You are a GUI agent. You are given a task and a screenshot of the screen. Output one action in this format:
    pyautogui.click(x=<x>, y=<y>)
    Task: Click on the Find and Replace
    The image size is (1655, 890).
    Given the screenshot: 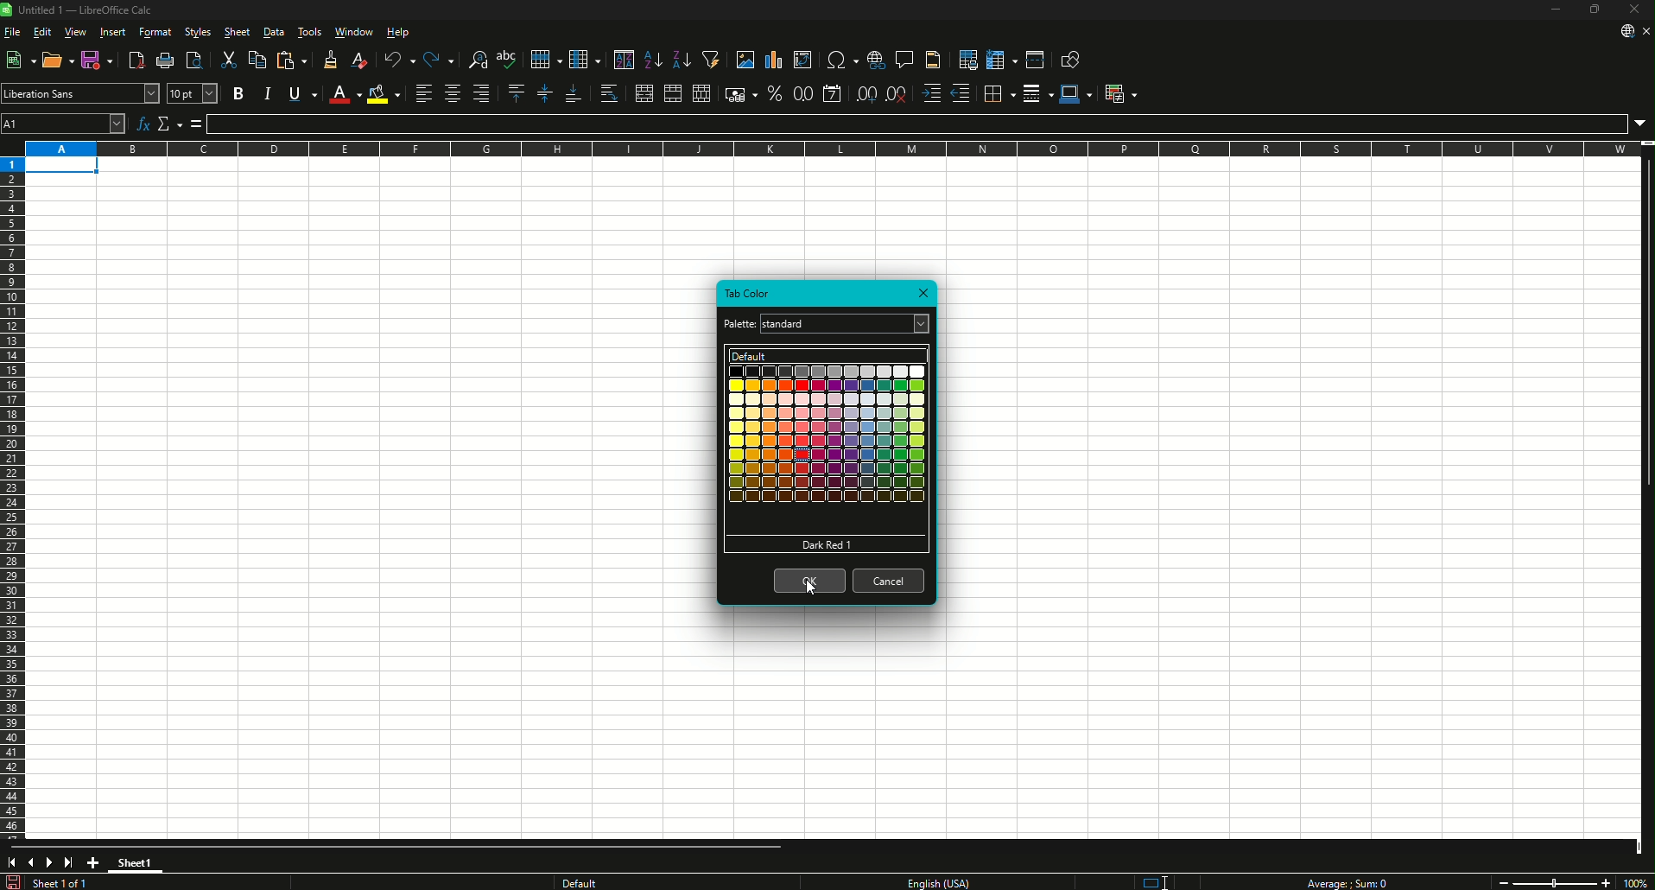 What is the action you would take?
    pyautogui.click(x=477, y=60)
    